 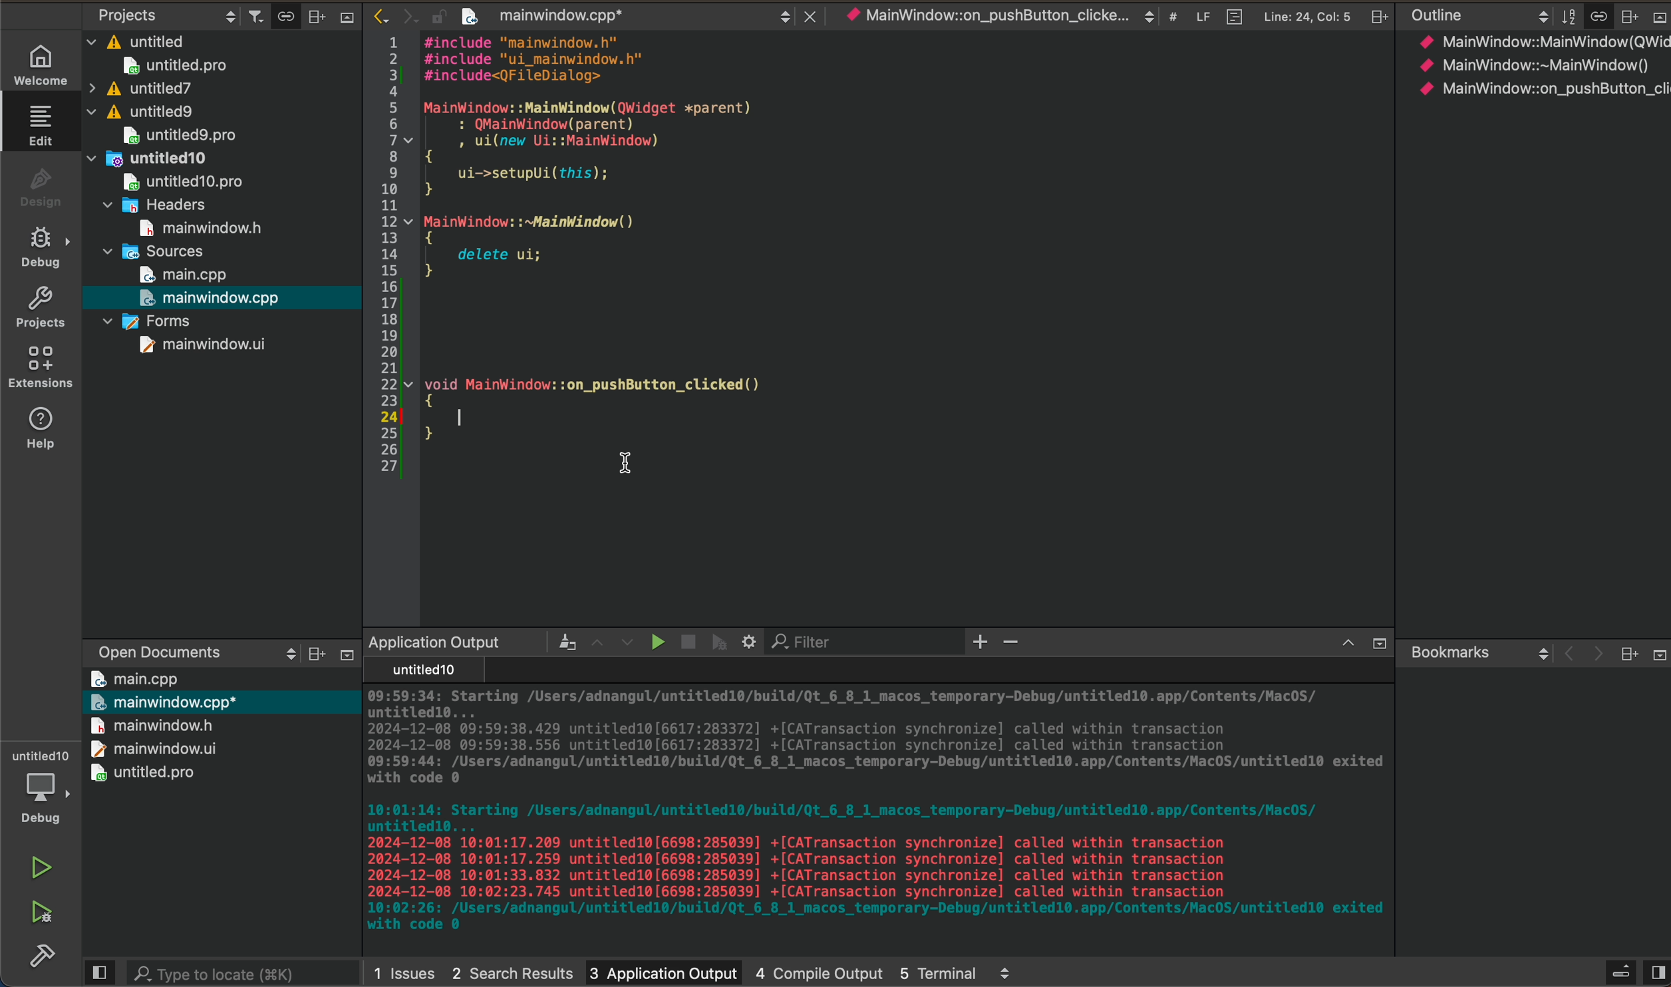 I want to click on , so click(x=1376, y=644).